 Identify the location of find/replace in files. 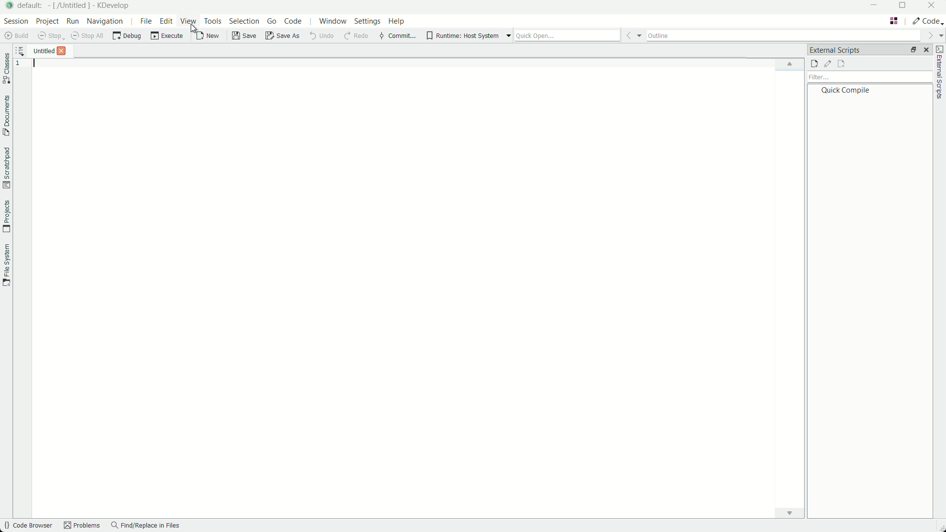
(146, 527).